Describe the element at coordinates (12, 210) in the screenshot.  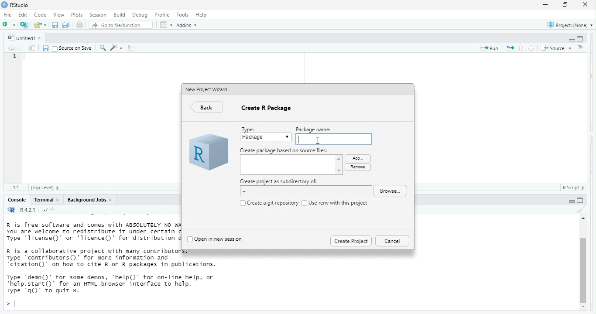
I see `r studio logo` at that location.